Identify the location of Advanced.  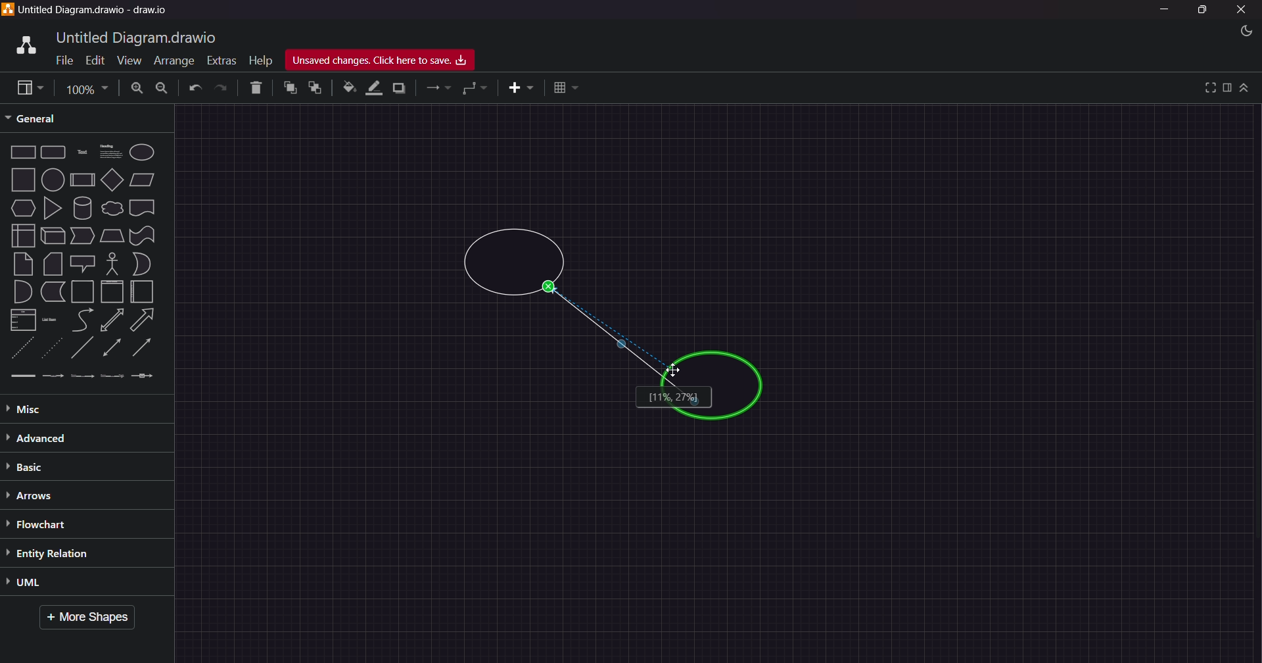
(66, 437).